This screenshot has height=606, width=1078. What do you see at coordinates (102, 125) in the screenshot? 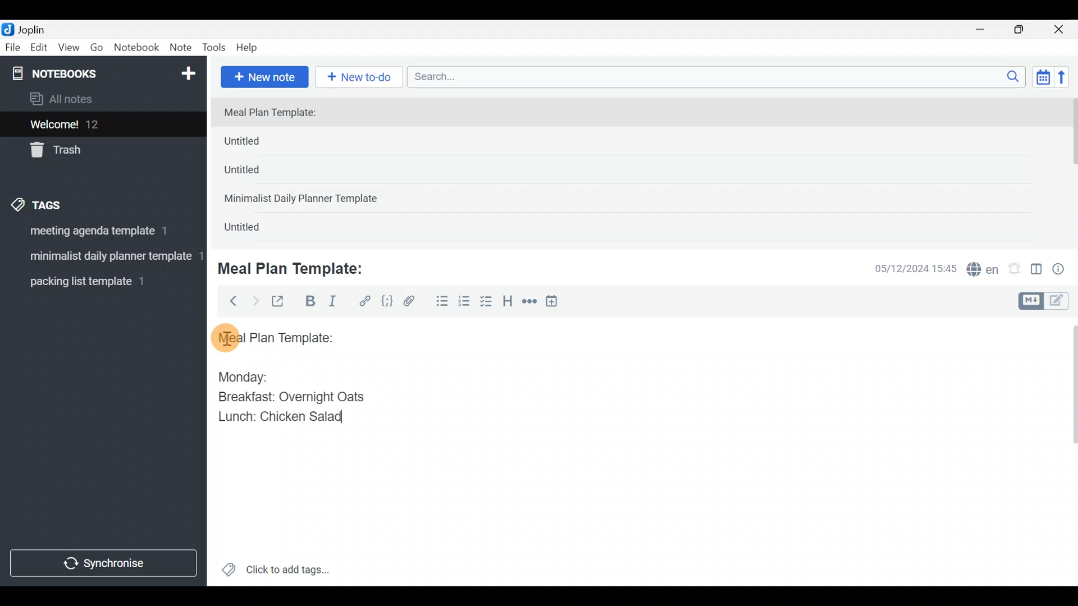
I see `Welcome!` at bounding box center [102, 125].